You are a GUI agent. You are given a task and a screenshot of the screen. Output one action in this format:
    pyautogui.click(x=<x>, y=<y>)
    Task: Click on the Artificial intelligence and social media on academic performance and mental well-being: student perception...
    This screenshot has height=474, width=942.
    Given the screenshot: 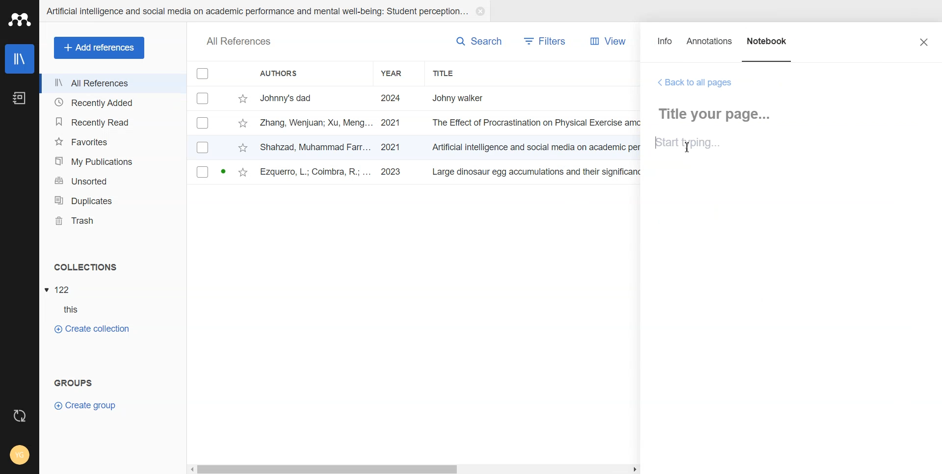 What is the action you would take?
    pyautogui.click(x=256, y=11)
    